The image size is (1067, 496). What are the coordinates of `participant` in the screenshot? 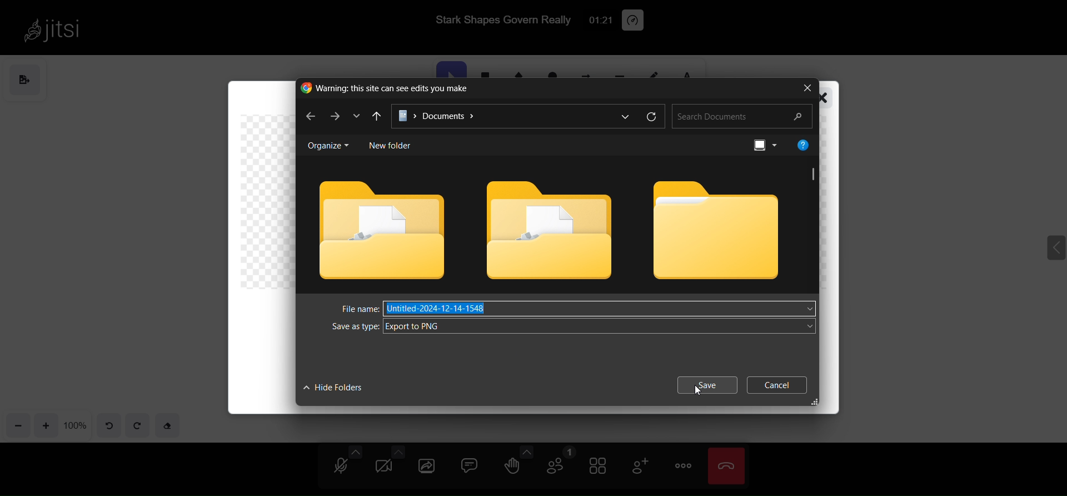 It's located at (558, 463).